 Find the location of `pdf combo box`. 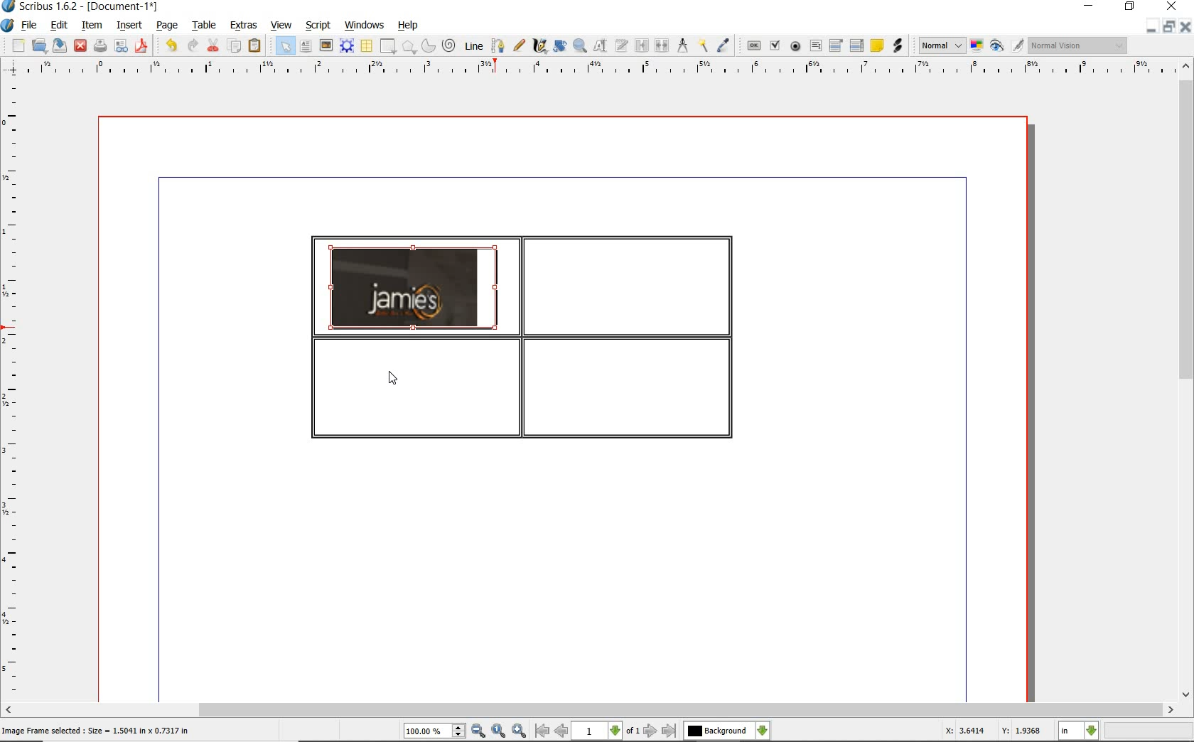

pdf combo box is located at coordinates (837, 46).